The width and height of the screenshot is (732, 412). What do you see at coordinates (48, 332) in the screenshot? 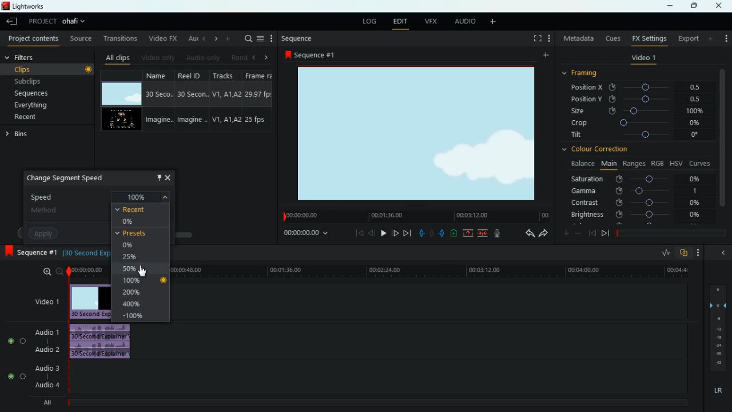
I see `audio 1` at bounding box center [48, 332].